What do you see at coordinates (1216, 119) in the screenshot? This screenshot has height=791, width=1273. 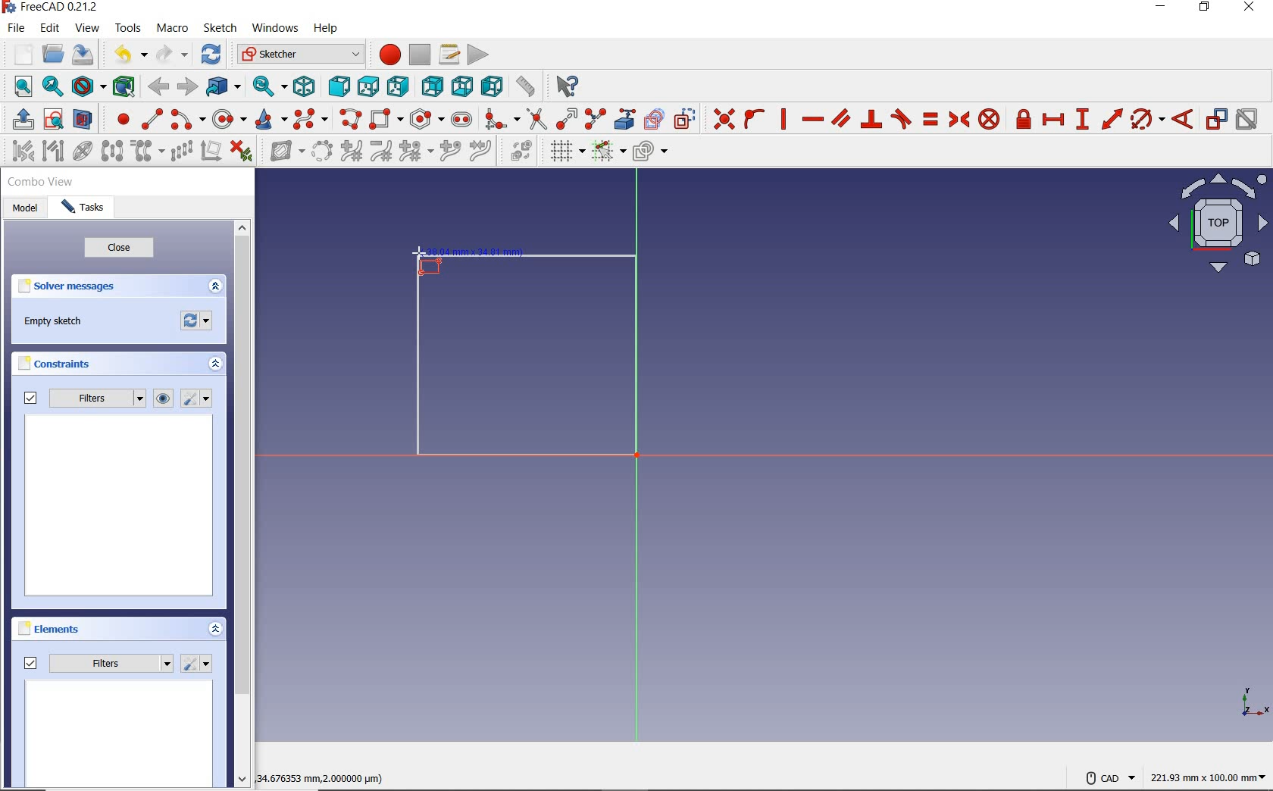 I see `toggle driving constraint` at bounding box center [1216, 119].